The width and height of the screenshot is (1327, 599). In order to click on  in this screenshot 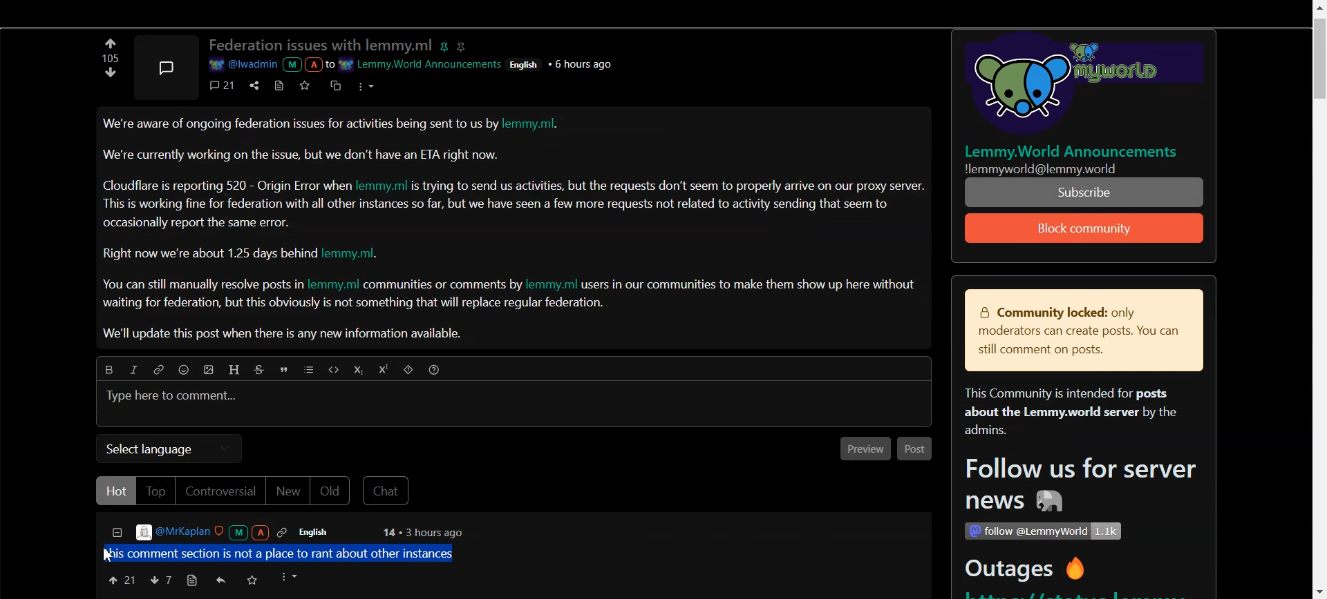, I will do `click(584, 63)`.